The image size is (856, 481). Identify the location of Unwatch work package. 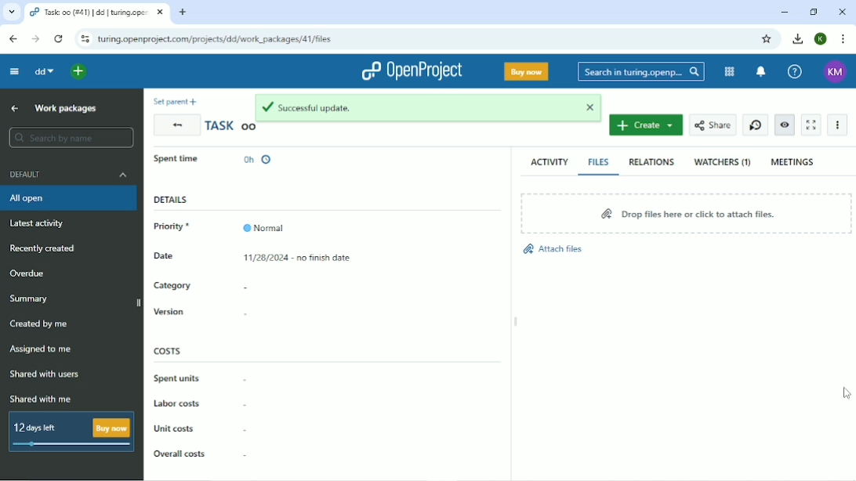
(785, 125).